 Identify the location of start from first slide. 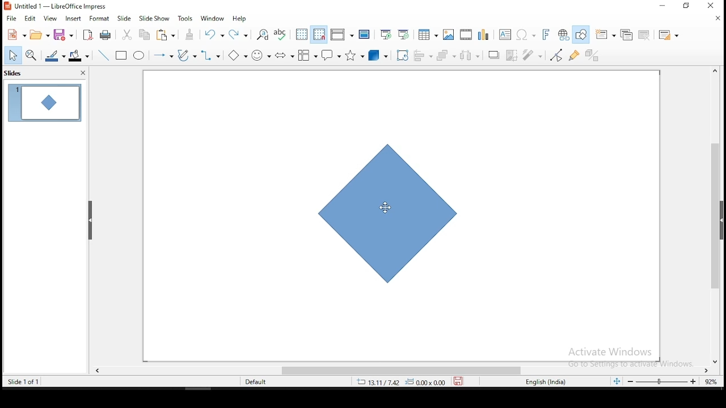
(385, 34).